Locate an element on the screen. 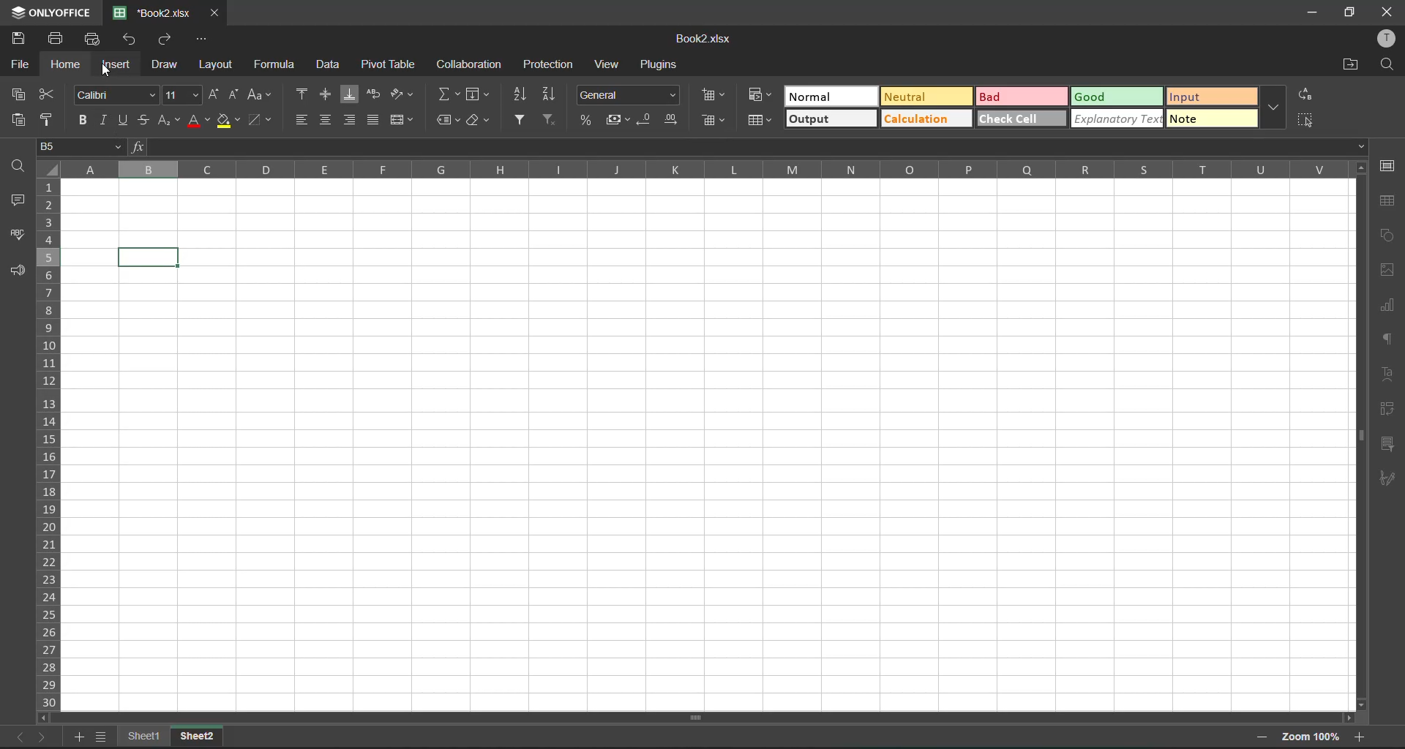 The width and height of the screenshot is (1405, 749). align left is located at coordinates (302, 121).